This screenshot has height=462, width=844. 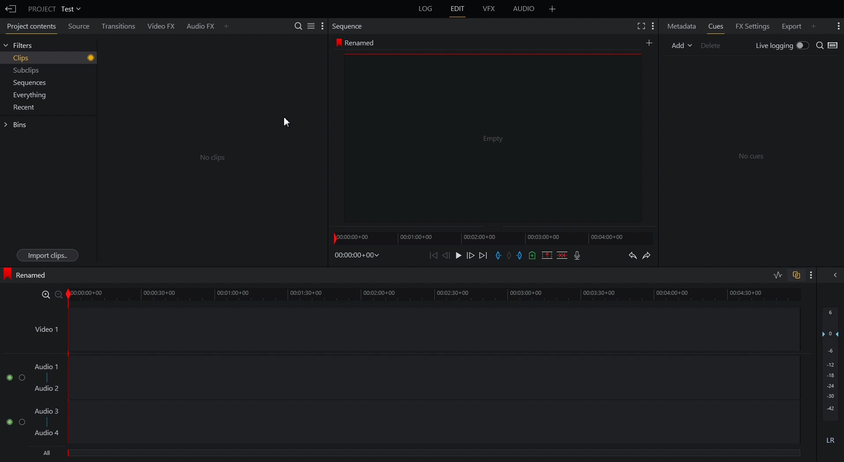 I want to click on Transitions, so click(x=122, y=26).